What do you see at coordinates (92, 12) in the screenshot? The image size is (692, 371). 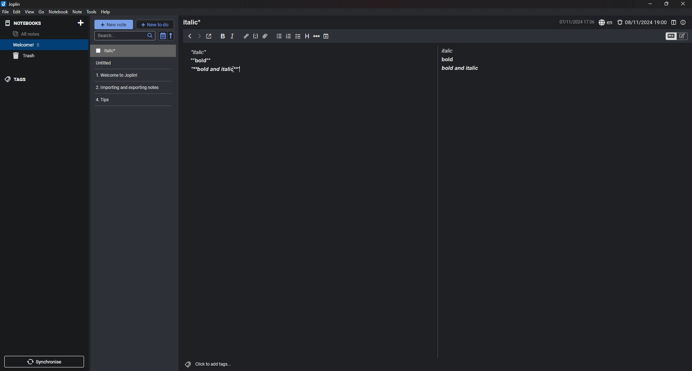 I see `tools` at bounding box center [92, 12].